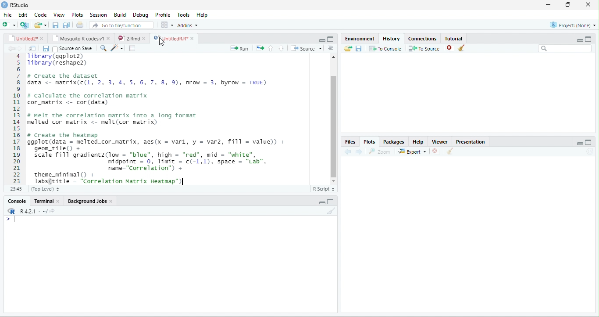  What do you see at coordinates (390, 38) in the screenshot?
I see `history` at bounding box center [390, 38].